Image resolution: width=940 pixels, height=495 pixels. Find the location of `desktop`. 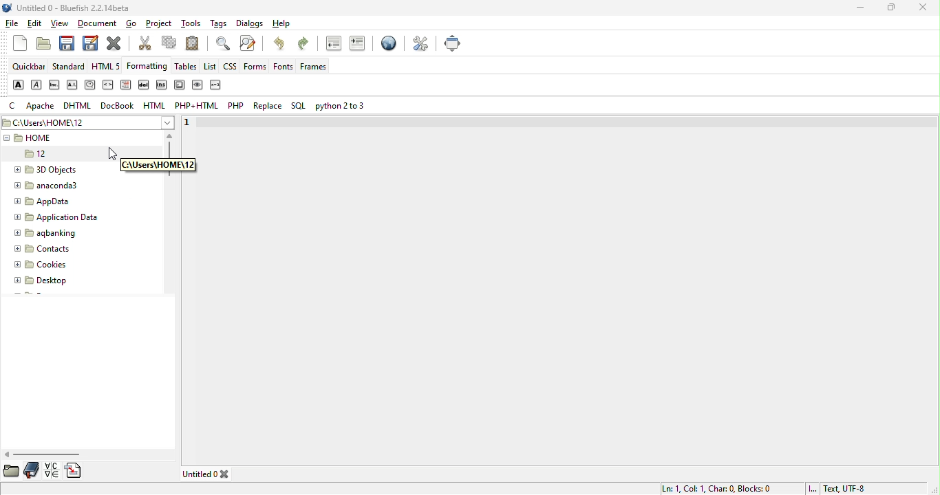

desktop is located at coordinates (45, 280).